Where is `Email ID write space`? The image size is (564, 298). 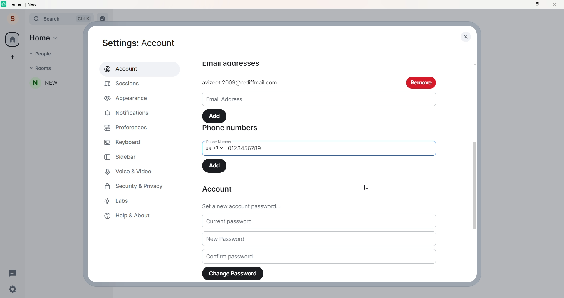 Email ID write space is located at coordinates (319, 98).